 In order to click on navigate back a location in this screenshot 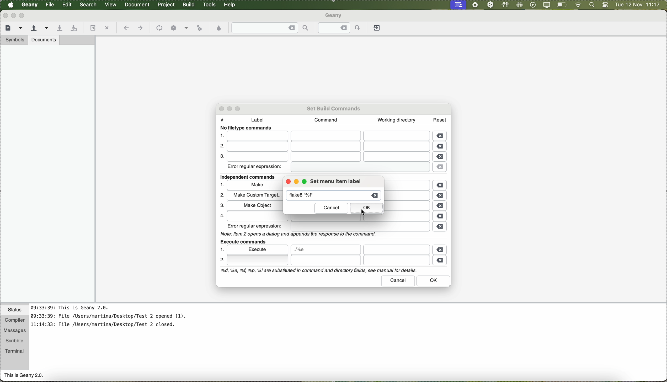, I will do `click(125, 28)`.